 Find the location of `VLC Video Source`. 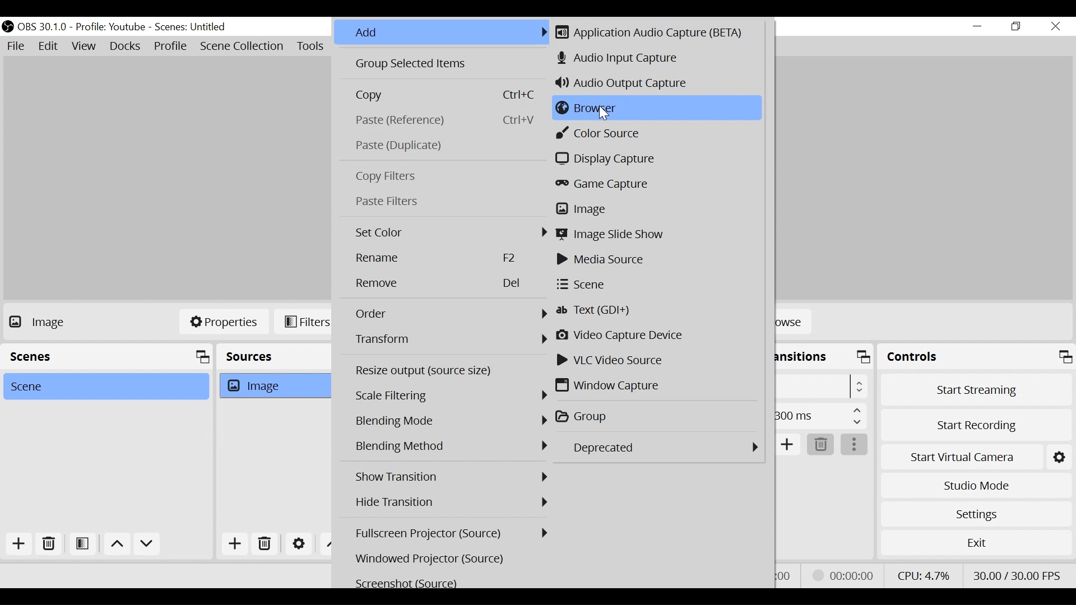

VLC Video Source is located at coordinates (660, 361).